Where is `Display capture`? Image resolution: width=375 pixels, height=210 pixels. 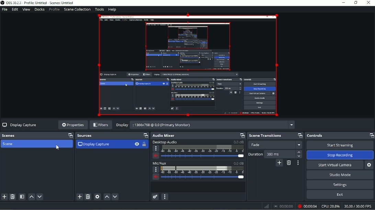
Display capture is located at coordinates (94, 145).